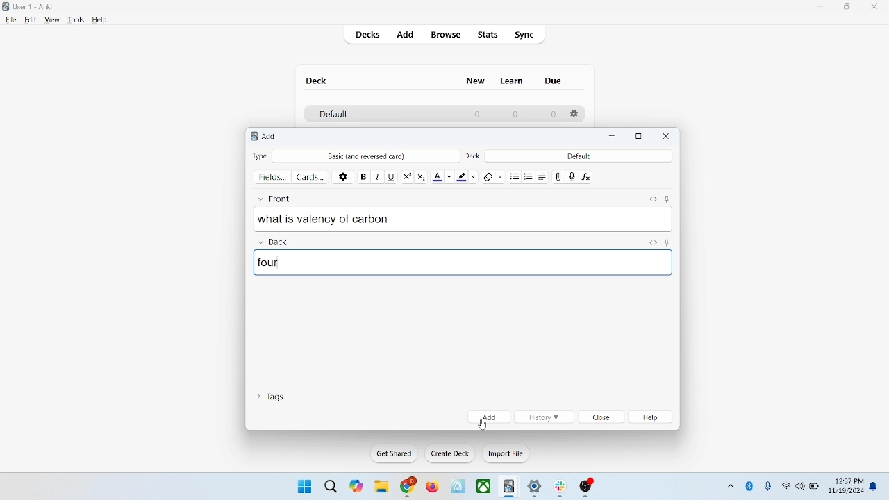  Describe the element at coordinates (546, 176) in the screenshot. I see `alignment` at that location.